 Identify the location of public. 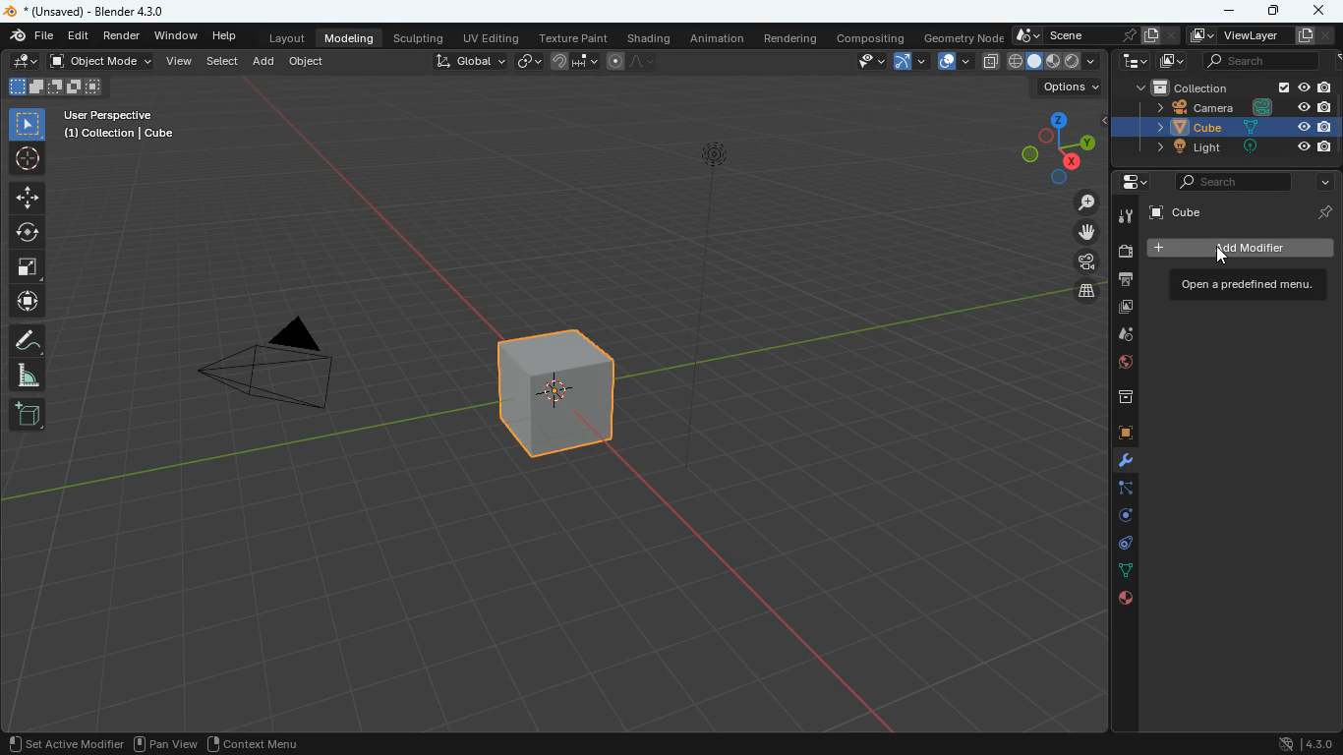
(1126, 599).